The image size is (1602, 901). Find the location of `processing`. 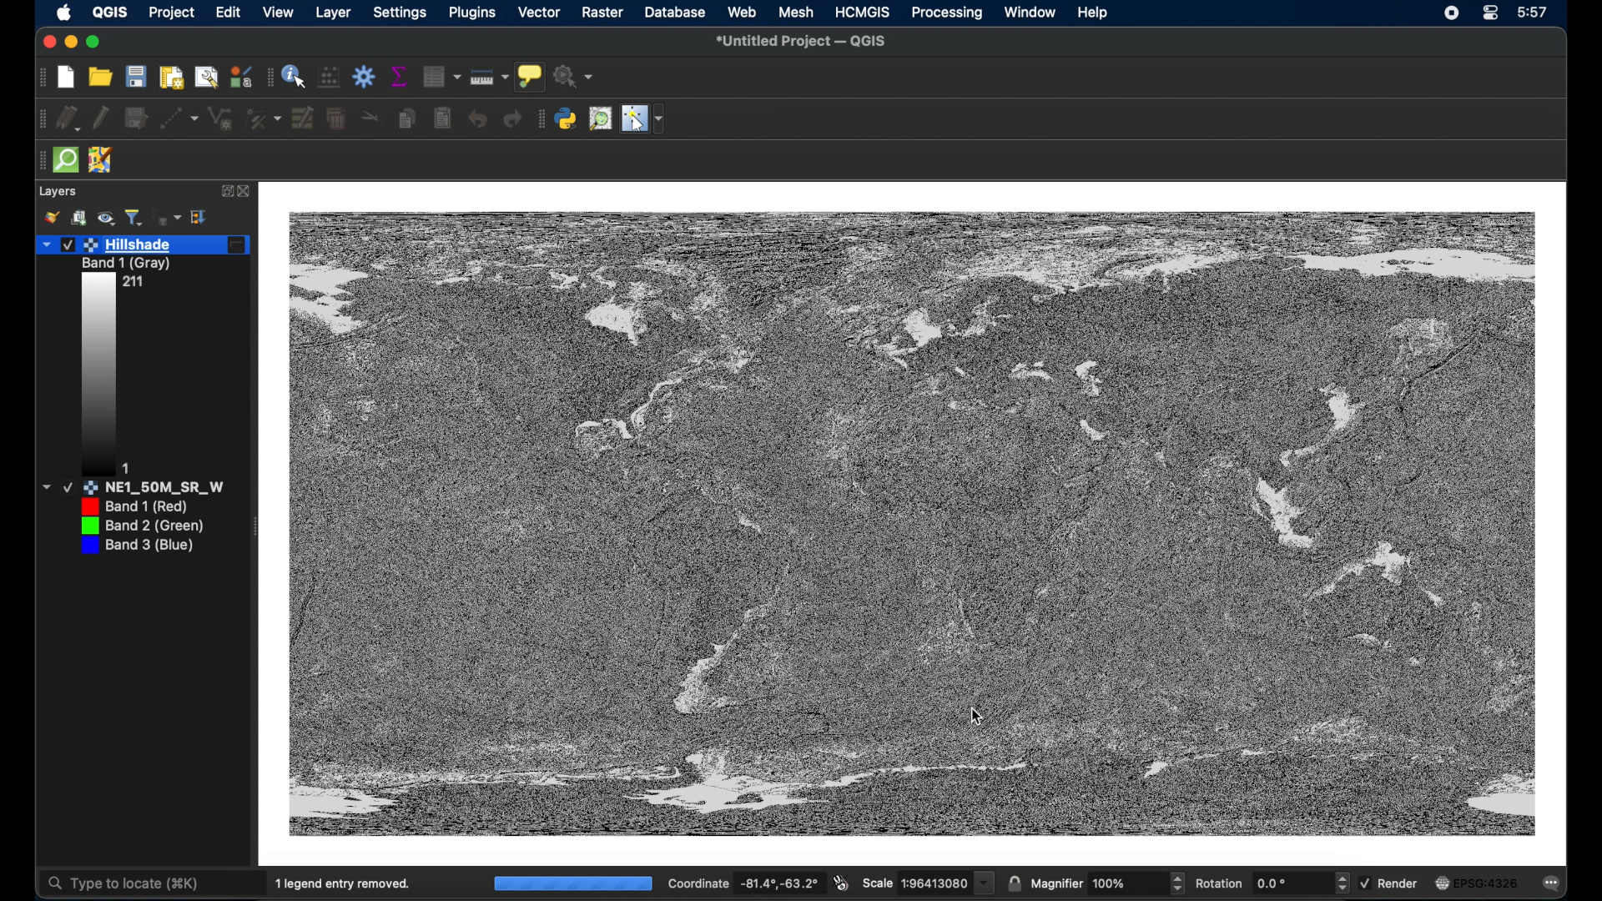

processing is located at coordinates (947, 14).